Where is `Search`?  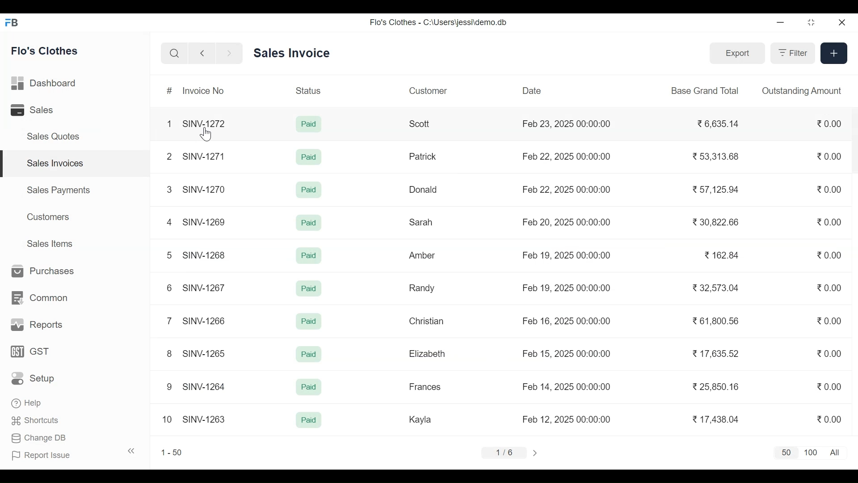
Search is located at coordinates (175, 53).